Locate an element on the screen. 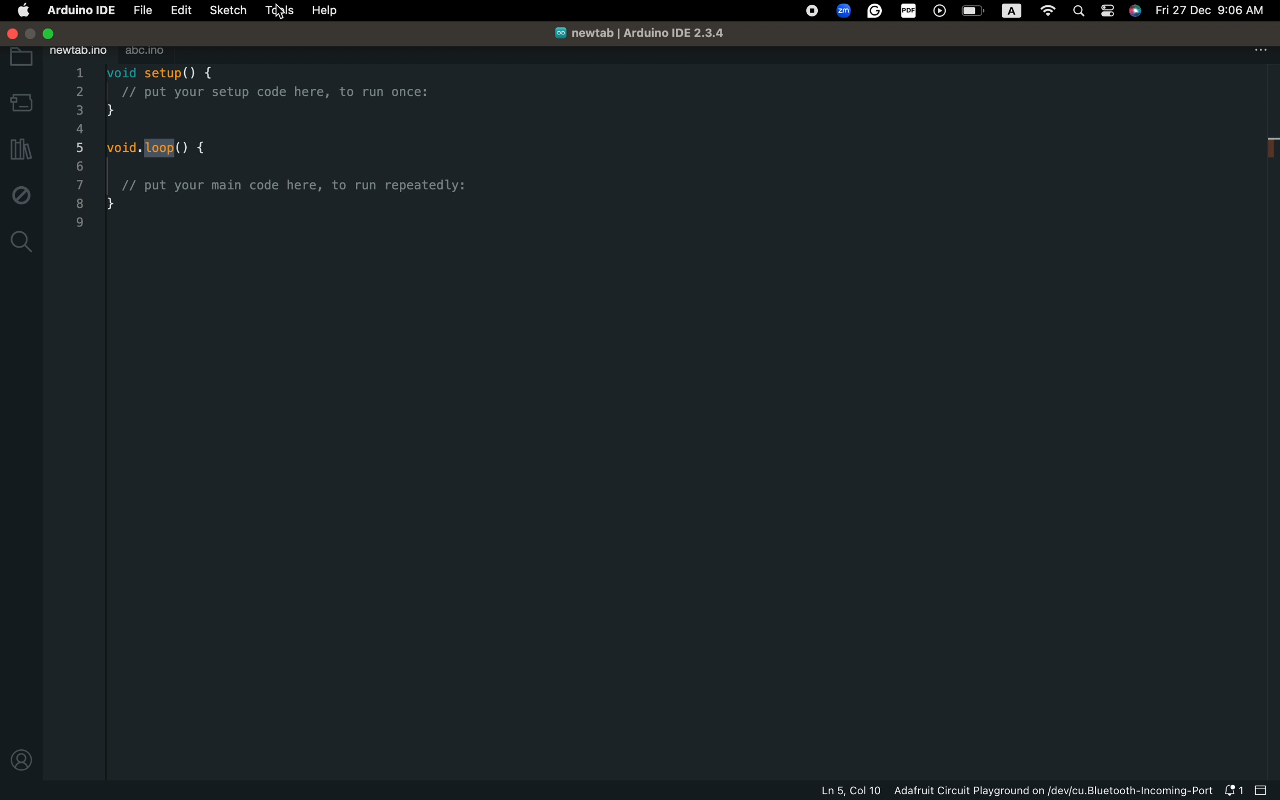  board manager is located at coordinates (22, 103).